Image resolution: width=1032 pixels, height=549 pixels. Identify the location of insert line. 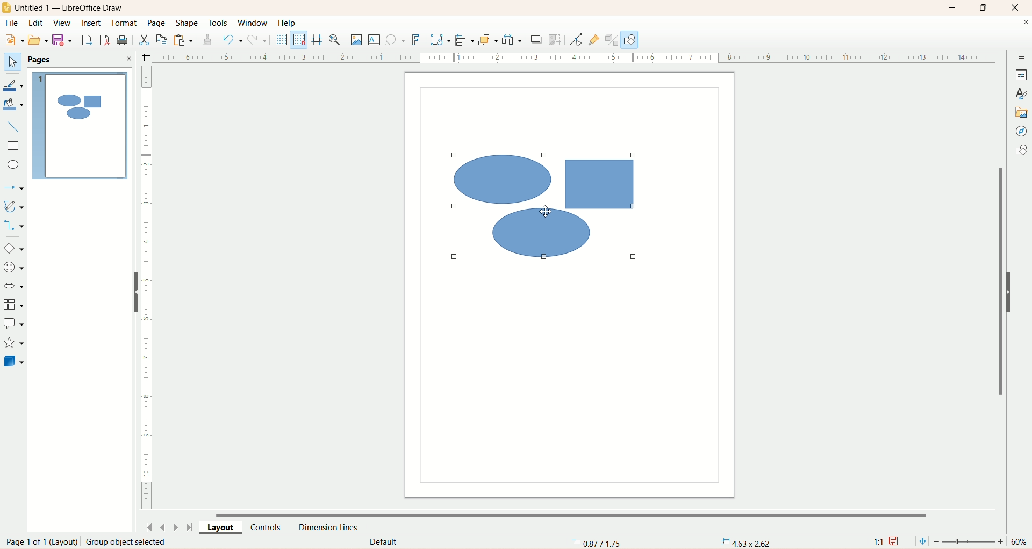
(13, 129).